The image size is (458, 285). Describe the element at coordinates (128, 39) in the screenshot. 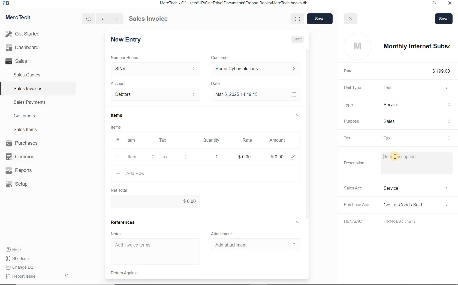

I see `New Entry` at that location.